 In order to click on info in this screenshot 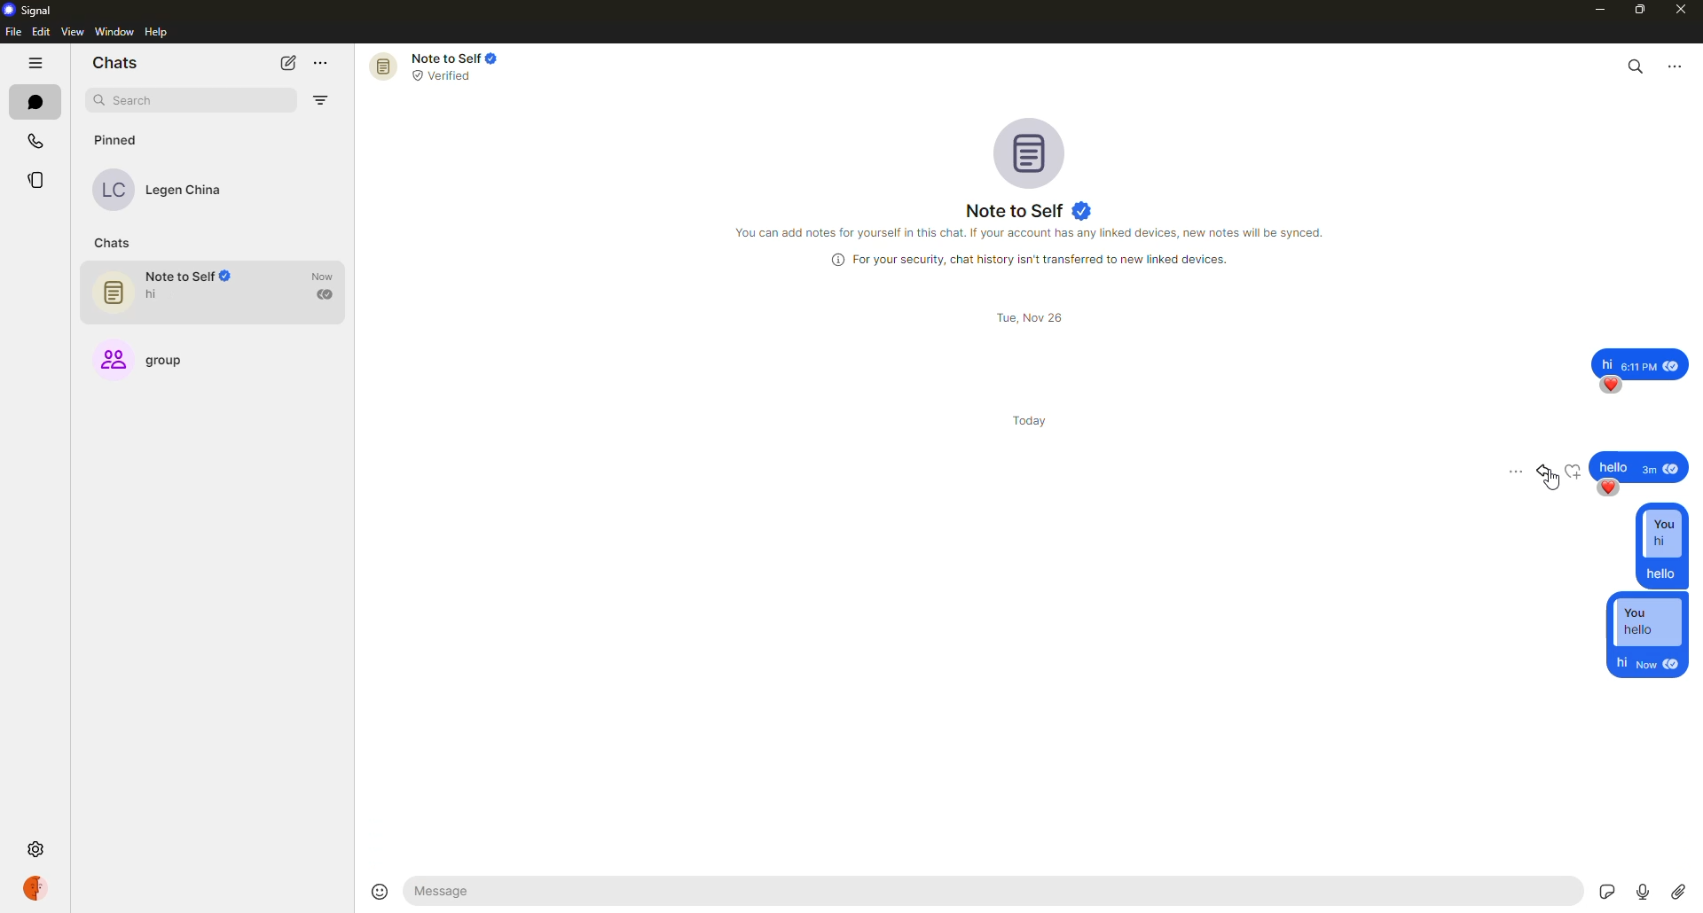, I will do `click(1035, 233)`.